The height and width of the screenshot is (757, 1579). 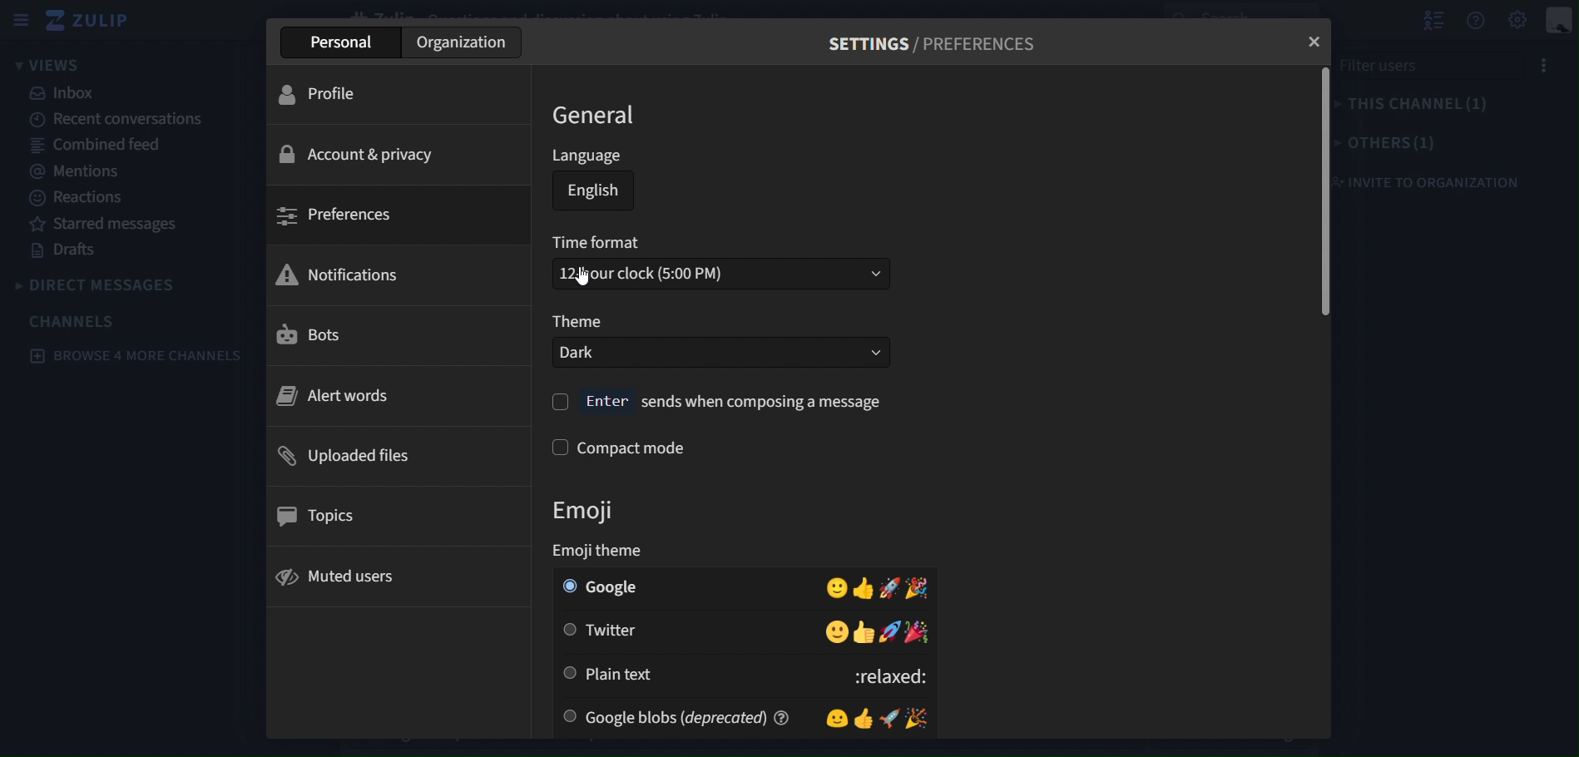 I want to click on Theme, so click(x=583, y=321).